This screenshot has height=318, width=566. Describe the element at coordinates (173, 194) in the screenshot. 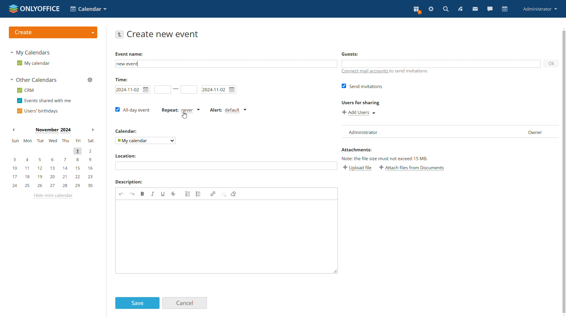

I see `strikethrough` at that location.